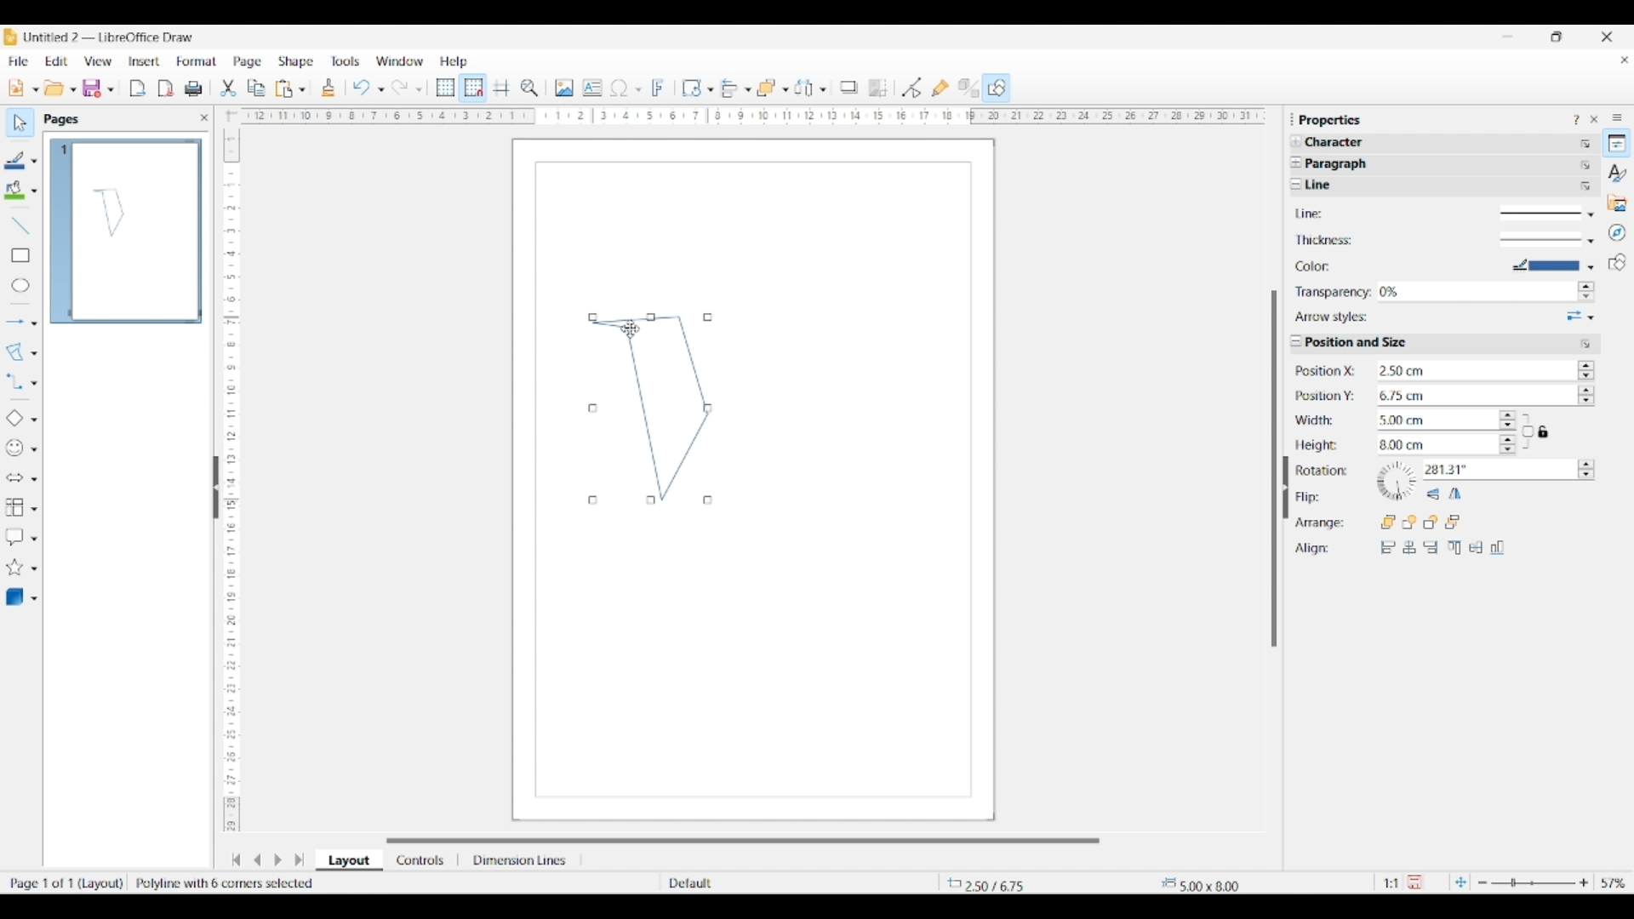 Image resolution: width=1634 pixels, height=919 pixels. What do you see at coordinates (1297, 141) in the screenshot?
I see `Expand Character` at bounding box center [1297, 141].